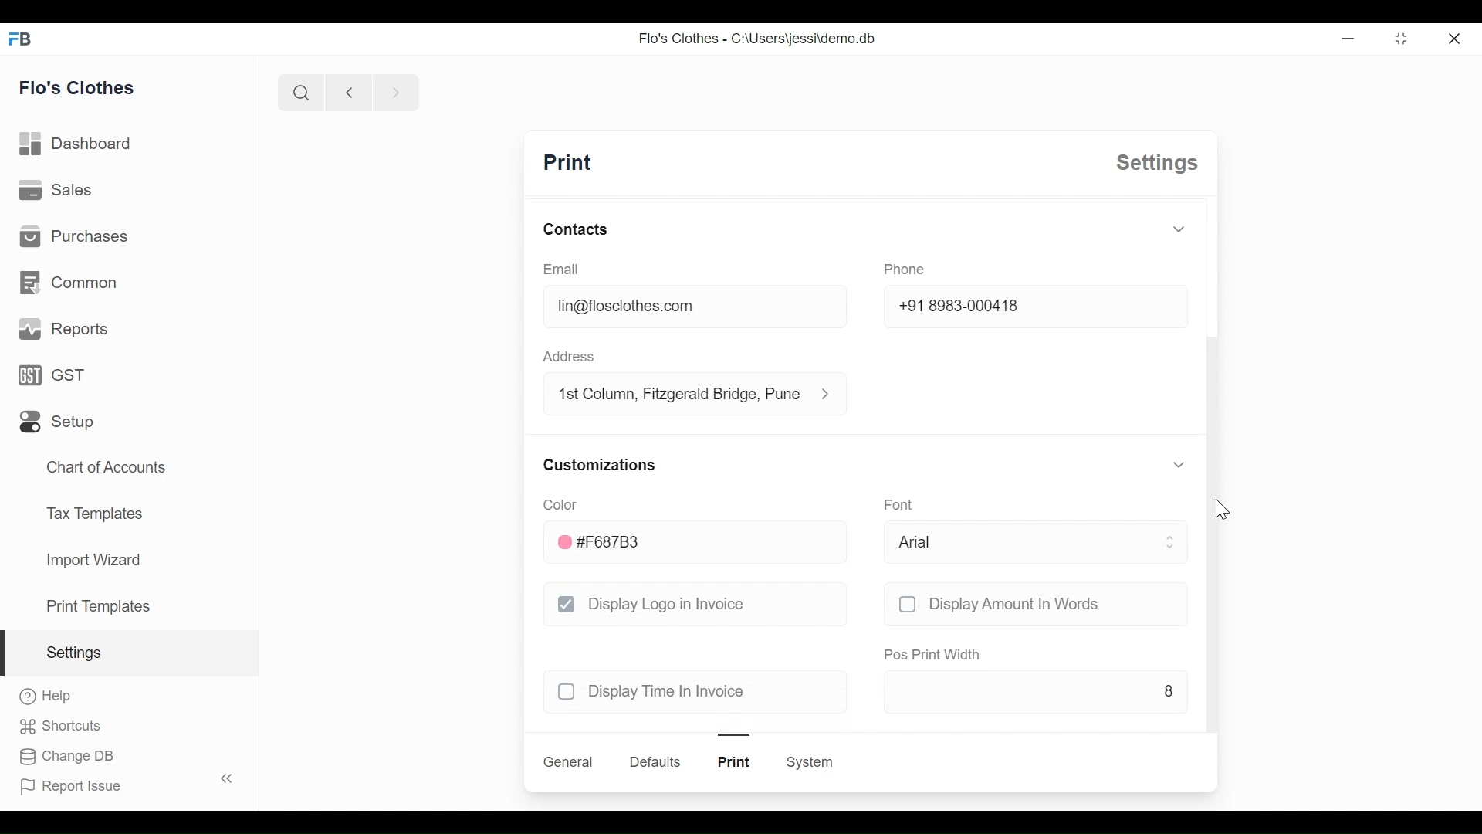 This screenshot has height=834, width=1482. Describe the element at coordinates (60, 727) in the screenshot. I see `shortcuts` at that location.